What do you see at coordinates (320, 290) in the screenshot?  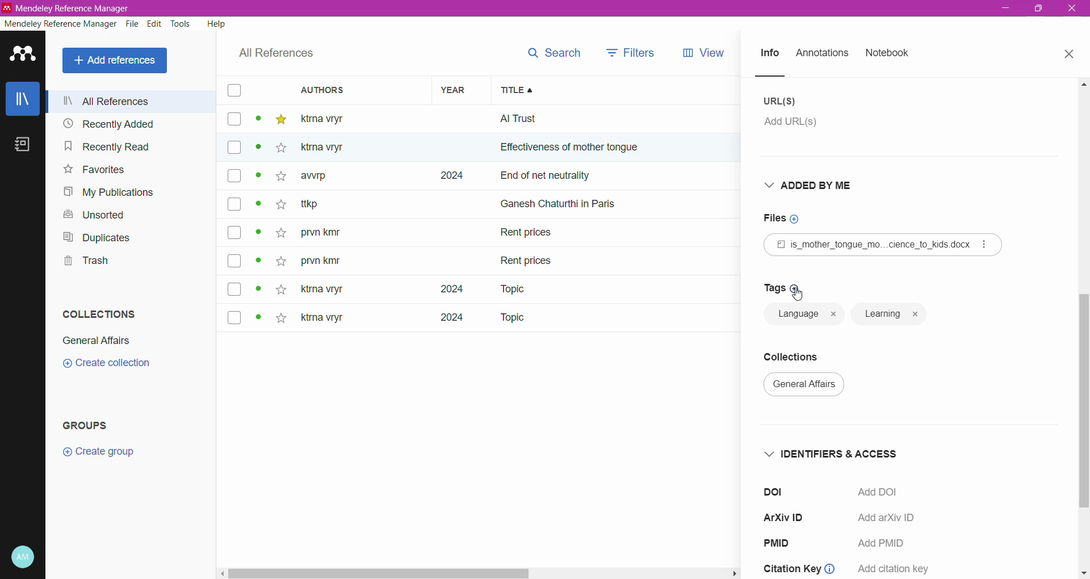 I see `ktna vryt ` at bounding box center [320, 290].